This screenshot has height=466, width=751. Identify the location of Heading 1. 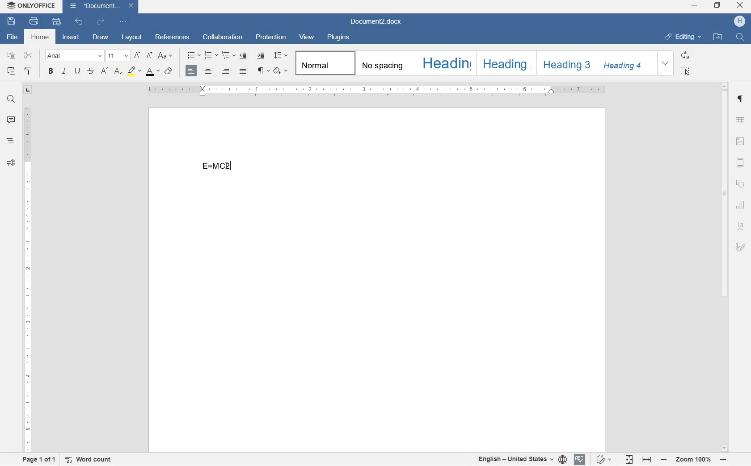
(445, 62).